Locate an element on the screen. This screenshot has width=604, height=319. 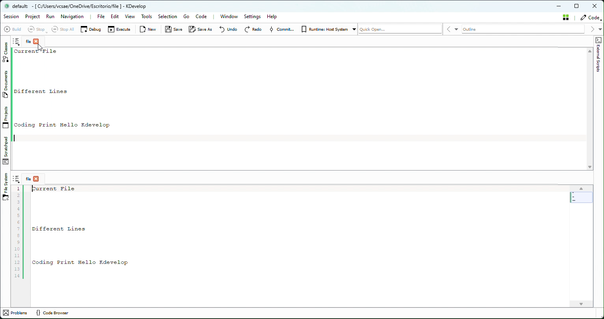
Settings is located at coordinates (252, 17).